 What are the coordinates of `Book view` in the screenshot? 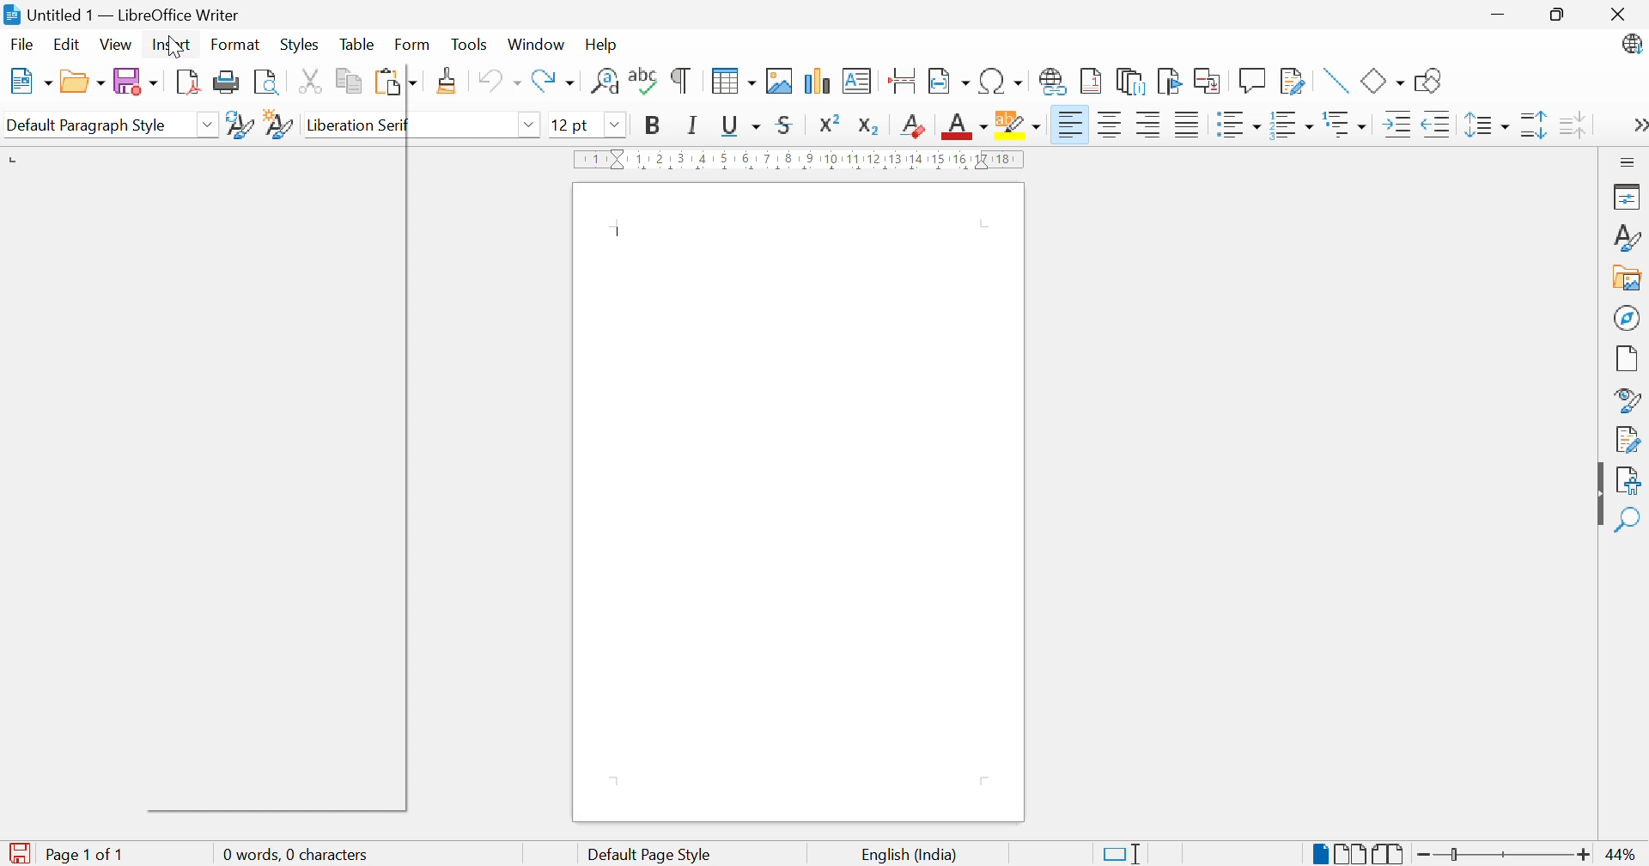 It's located at (1390, 853).